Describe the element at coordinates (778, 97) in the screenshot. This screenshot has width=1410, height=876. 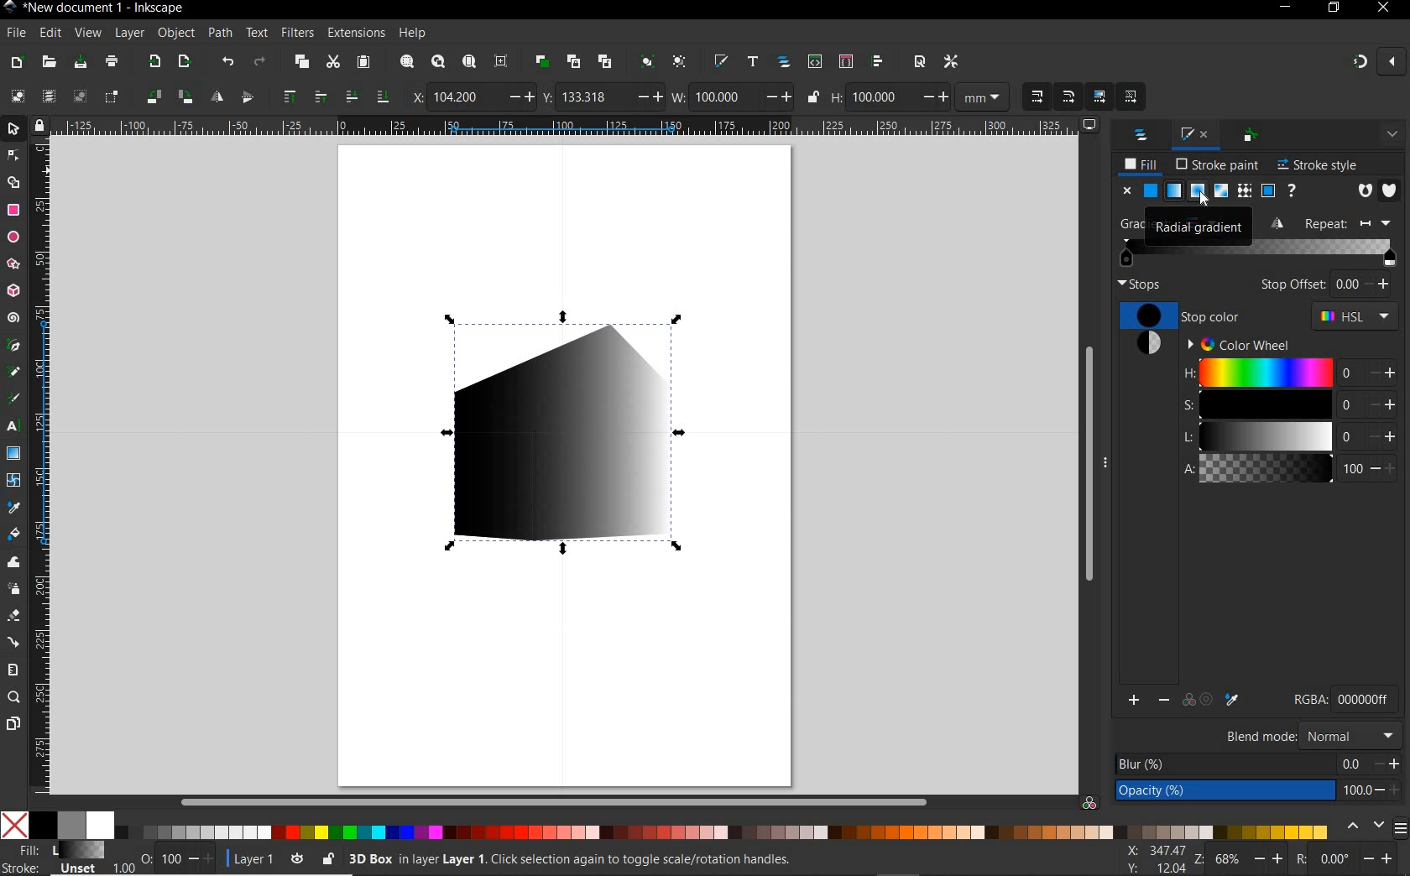
I see `increase/decrease` at that location.